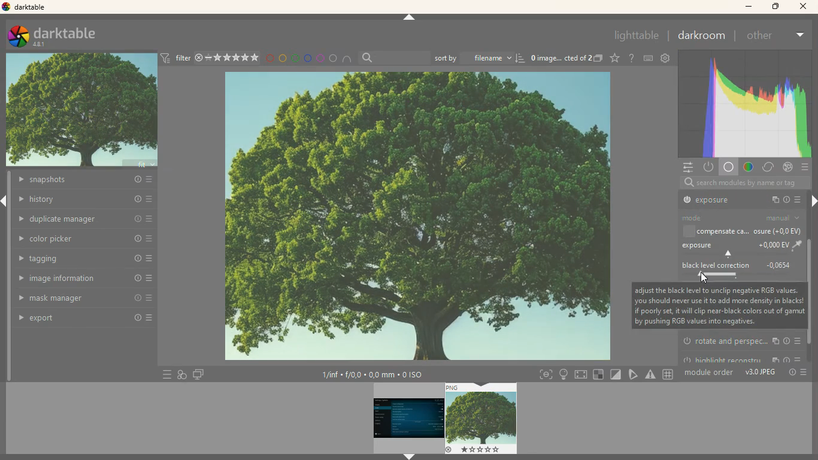 This screenshot has width=818, height=460. I want to click on power, so click(708, 167).